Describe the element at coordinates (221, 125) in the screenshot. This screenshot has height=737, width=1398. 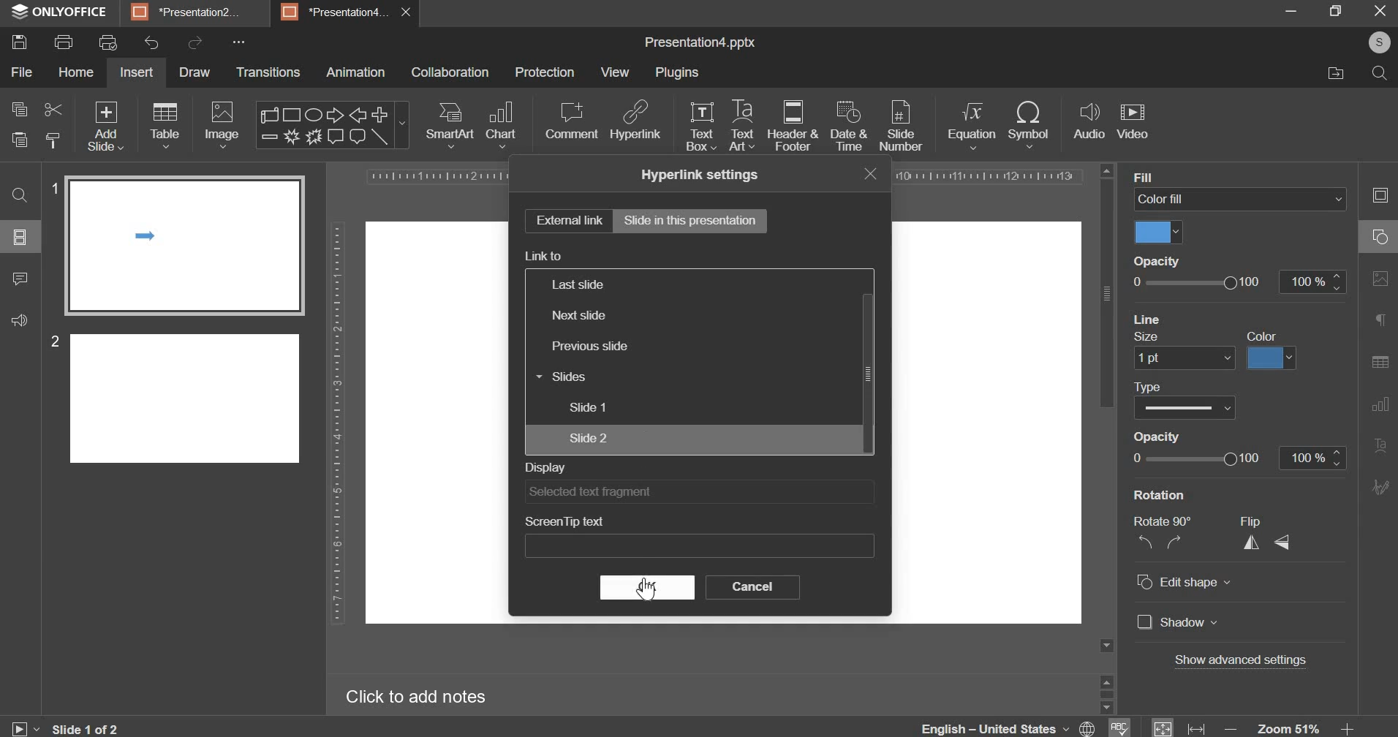
I see `image` at that location.